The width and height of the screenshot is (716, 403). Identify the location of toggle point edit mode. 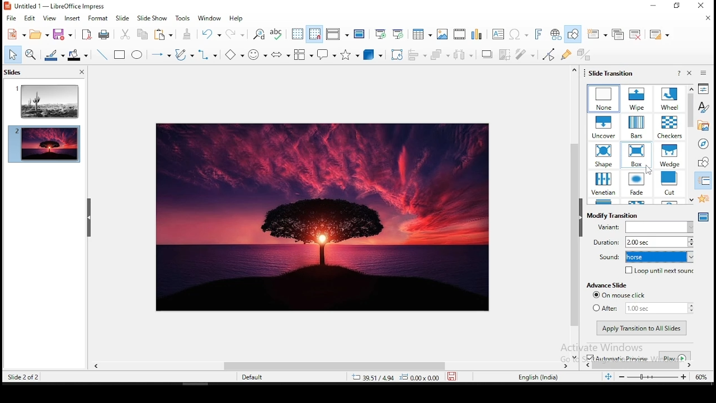
(548, 54).